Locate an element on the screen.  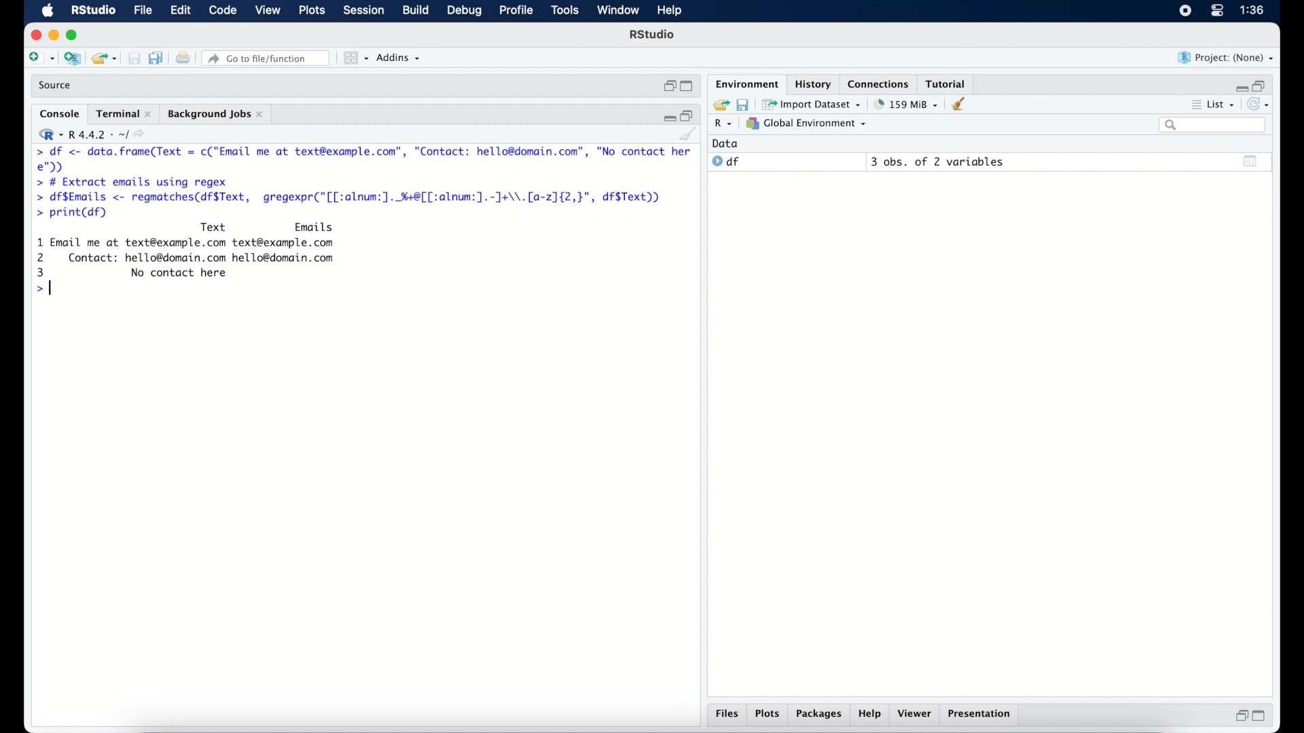
> # Extract emails using regex| is located at coordinates (130, 181).